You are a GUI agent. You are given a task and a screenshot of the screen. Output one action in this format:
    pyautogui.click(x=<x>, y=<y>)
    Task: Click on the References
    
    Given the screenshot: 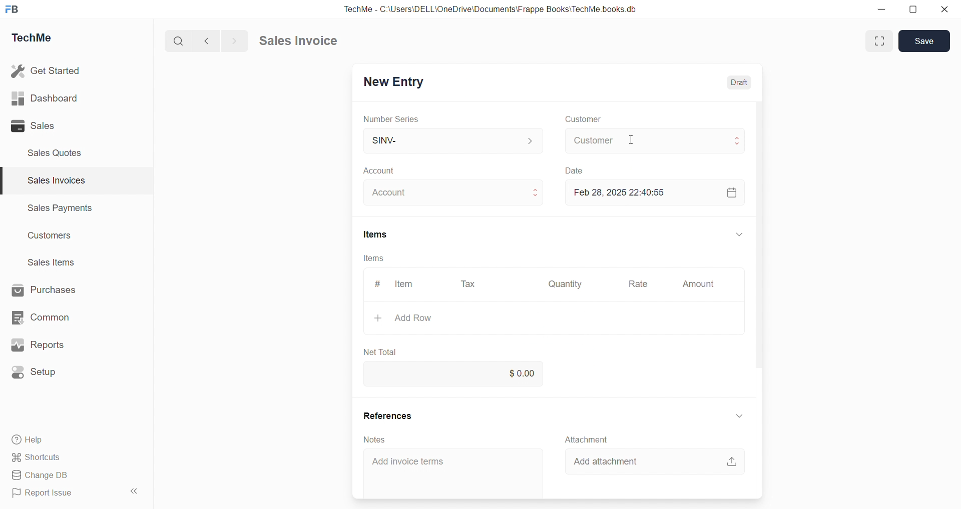 What is the action you would take?
    pyautogui.click(x=387, y=415)
    